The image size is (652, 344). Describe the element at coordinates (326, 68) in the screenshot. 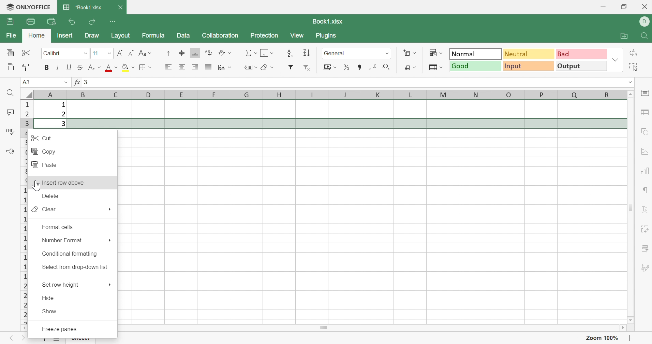

I see `Accounting style` at that location.